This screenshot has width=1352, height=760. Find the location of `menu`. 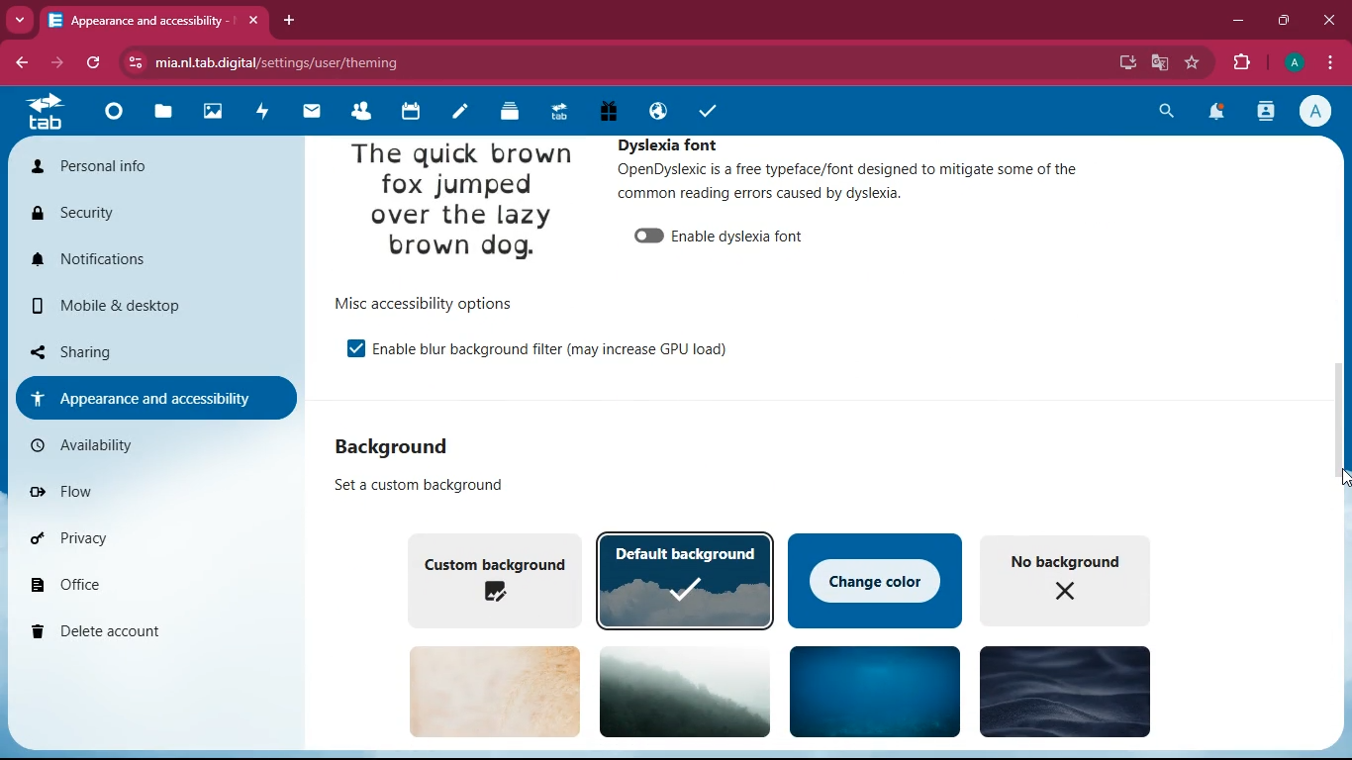

menu is located at coordinates (1329, 60).